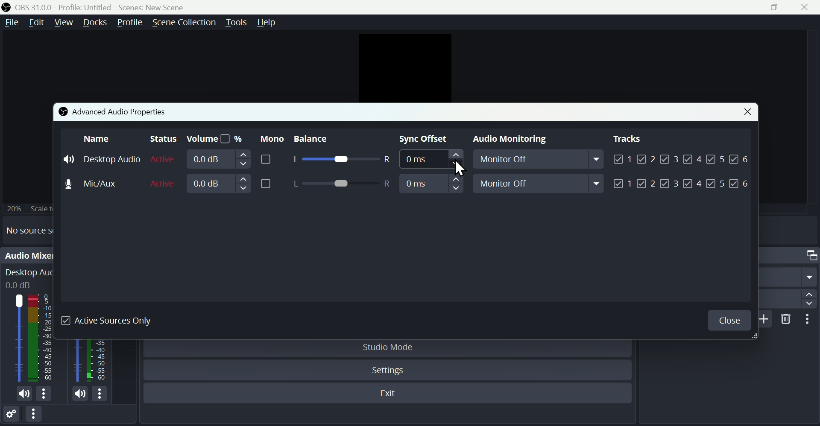 The image size is (820, 426). I want to click on Close, so click(744, 113).